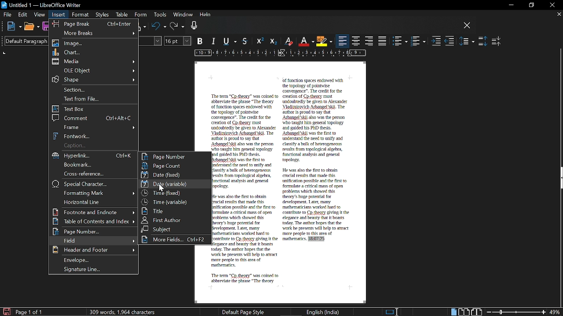 The height and width of the screenshot is (316, 563). I want to click on Table, so click(122, 15).